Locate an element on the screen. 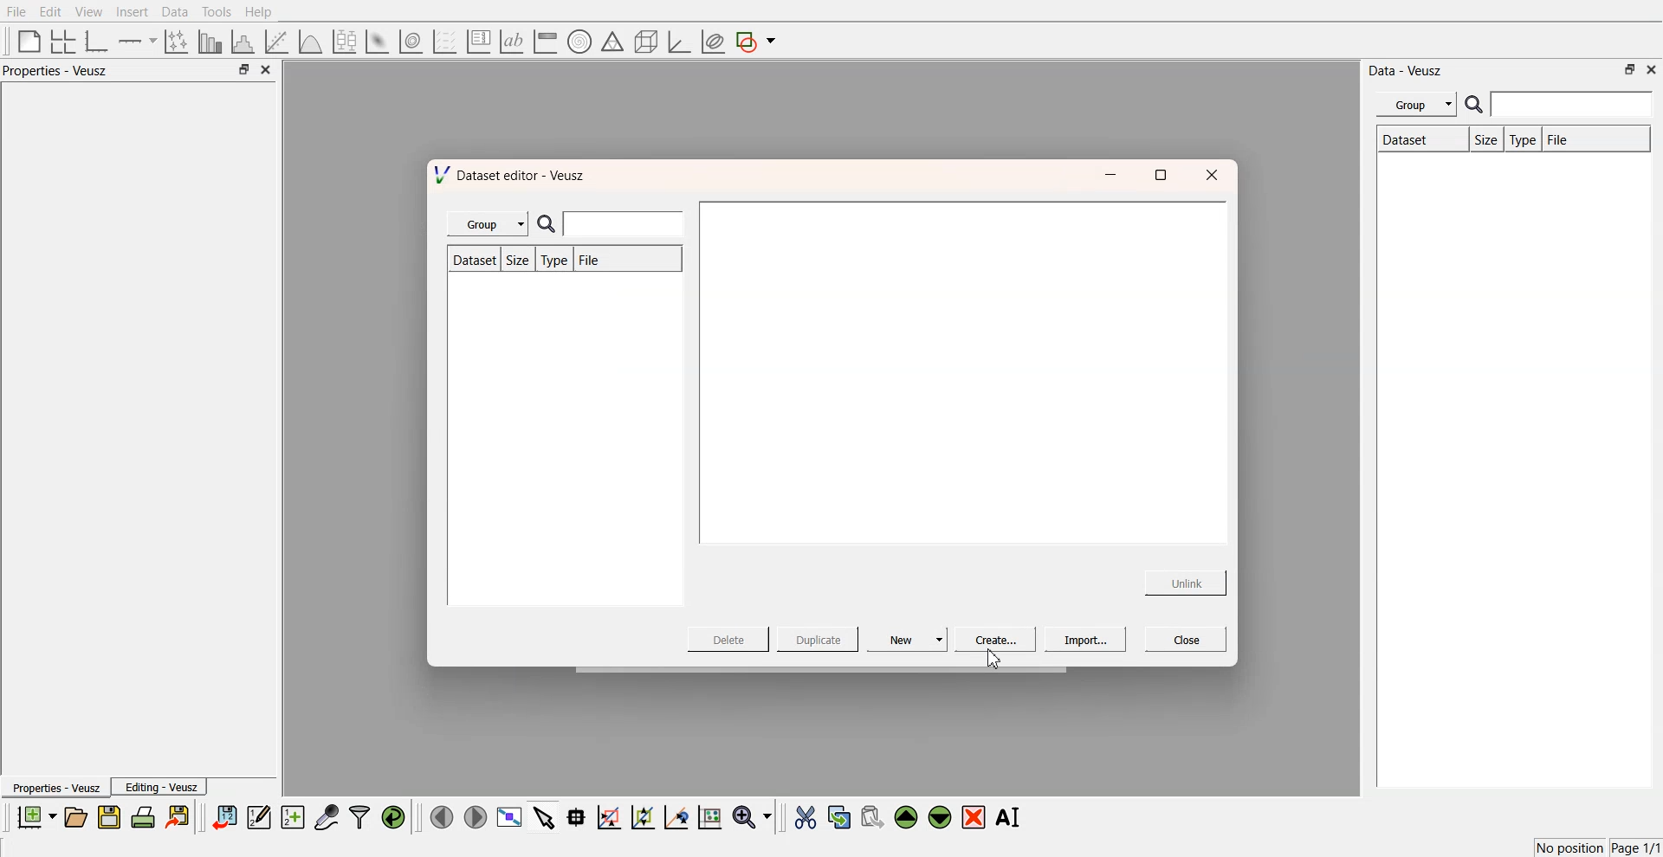  zoom out the graph axes is located at coordinates (641, 816).